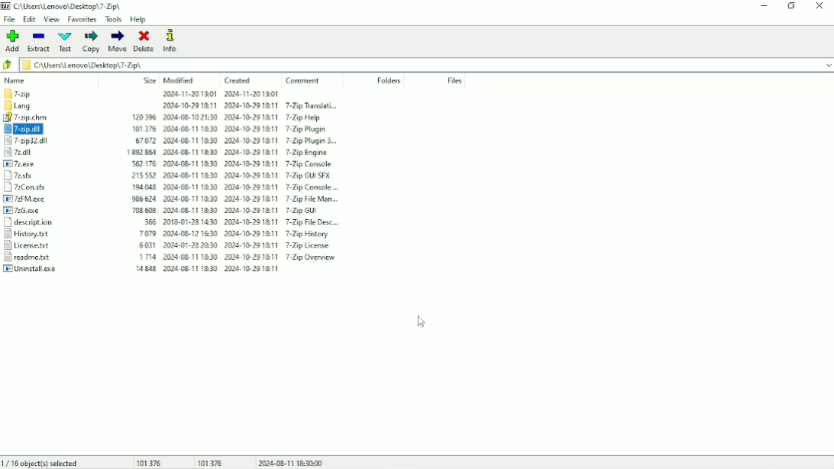 This screenshot has width=834, height=469. I want to click on Lang, so click(34, 108).